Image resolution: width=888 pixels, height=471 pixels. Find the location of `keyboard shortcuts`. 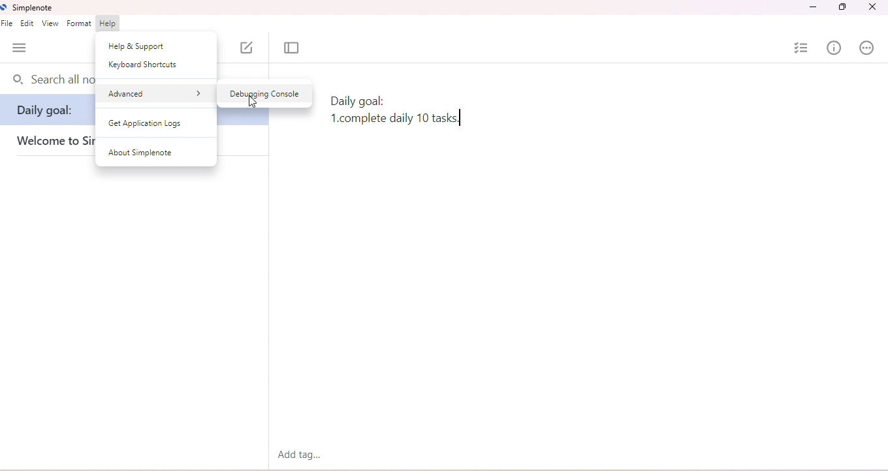

keyboard shortcuts is located at coordinates (144, 65).